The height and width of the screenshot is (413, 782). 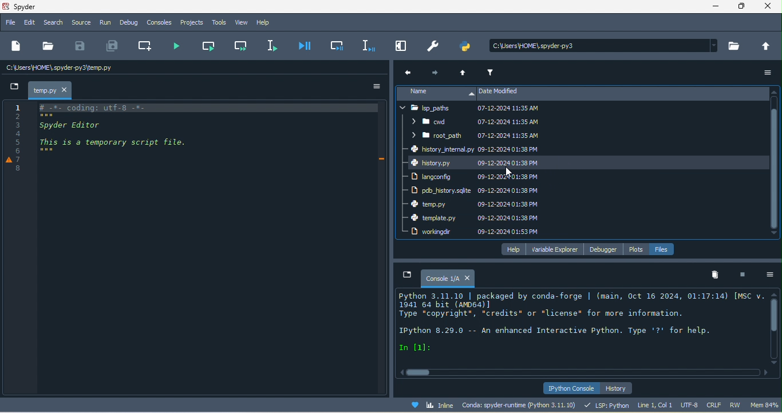 I want to click on run current cell and go to the next one, so click(x=243, y=45).